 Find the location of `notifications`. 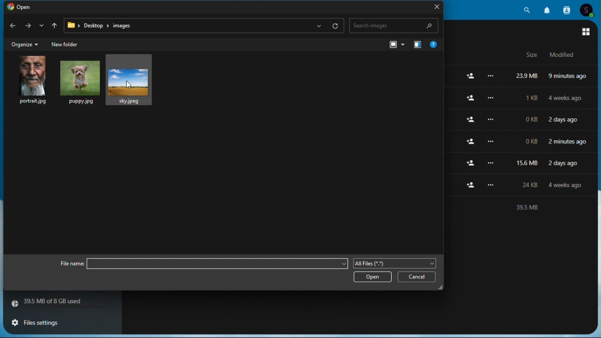

notifications is located at coordinates (549, 9).